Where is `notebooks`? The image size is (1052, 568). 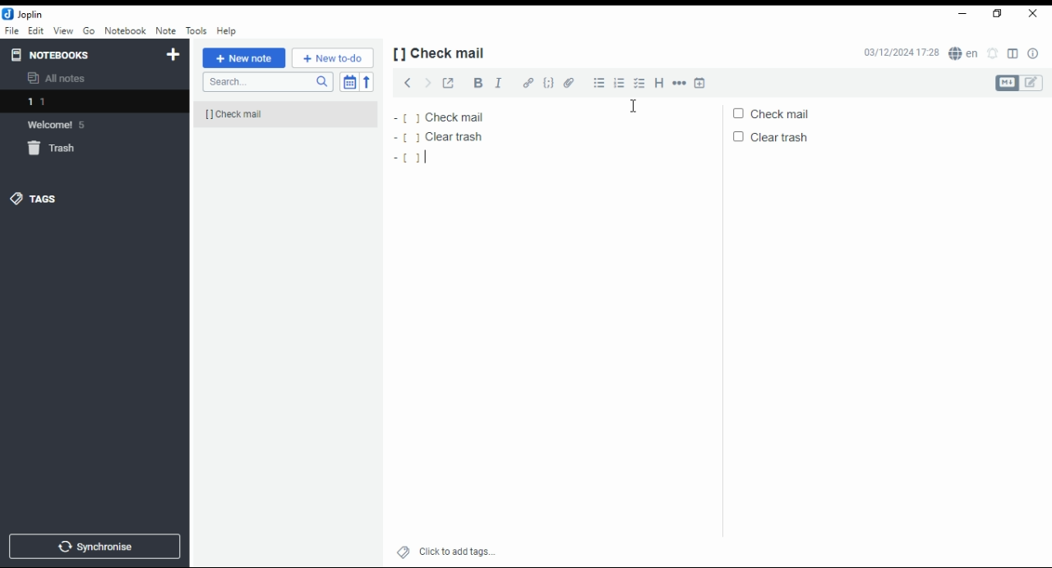 notebooks is located at coordinates (60, 55).